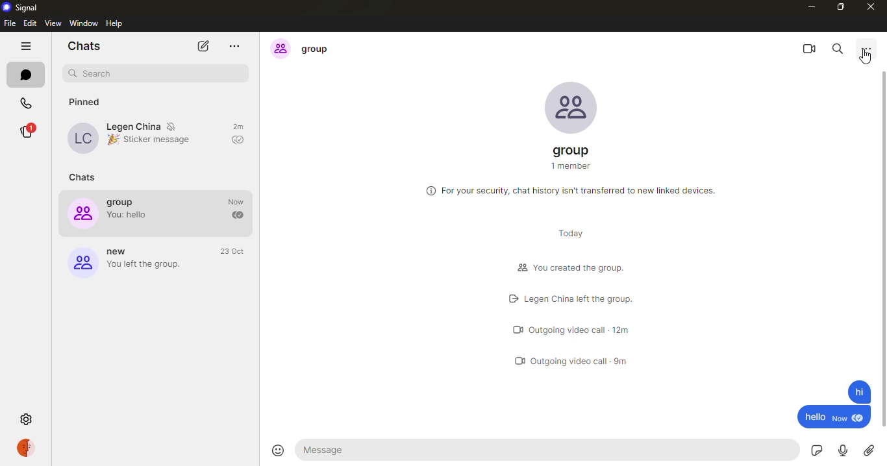  Describe the element at coordinates (868, 451) in the screenshot. I see `attach` at that location.